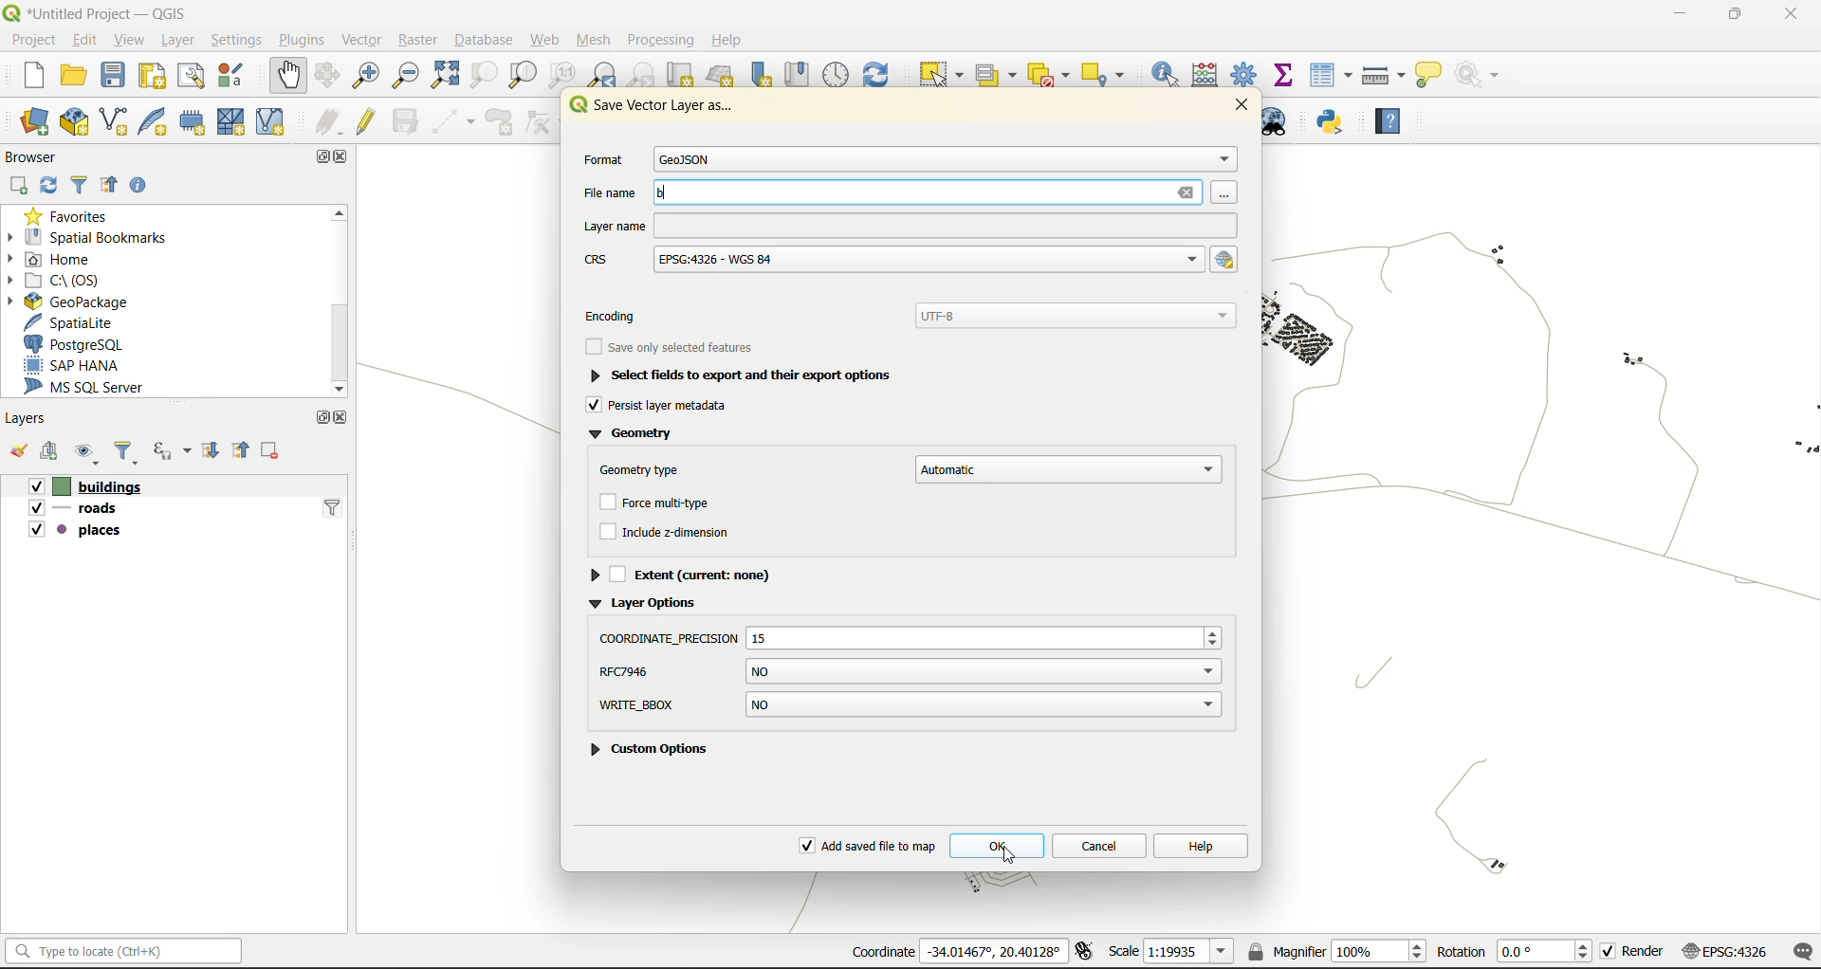 This screenshot has height=969, width=1821. I want to click on select, so click(938, 75).